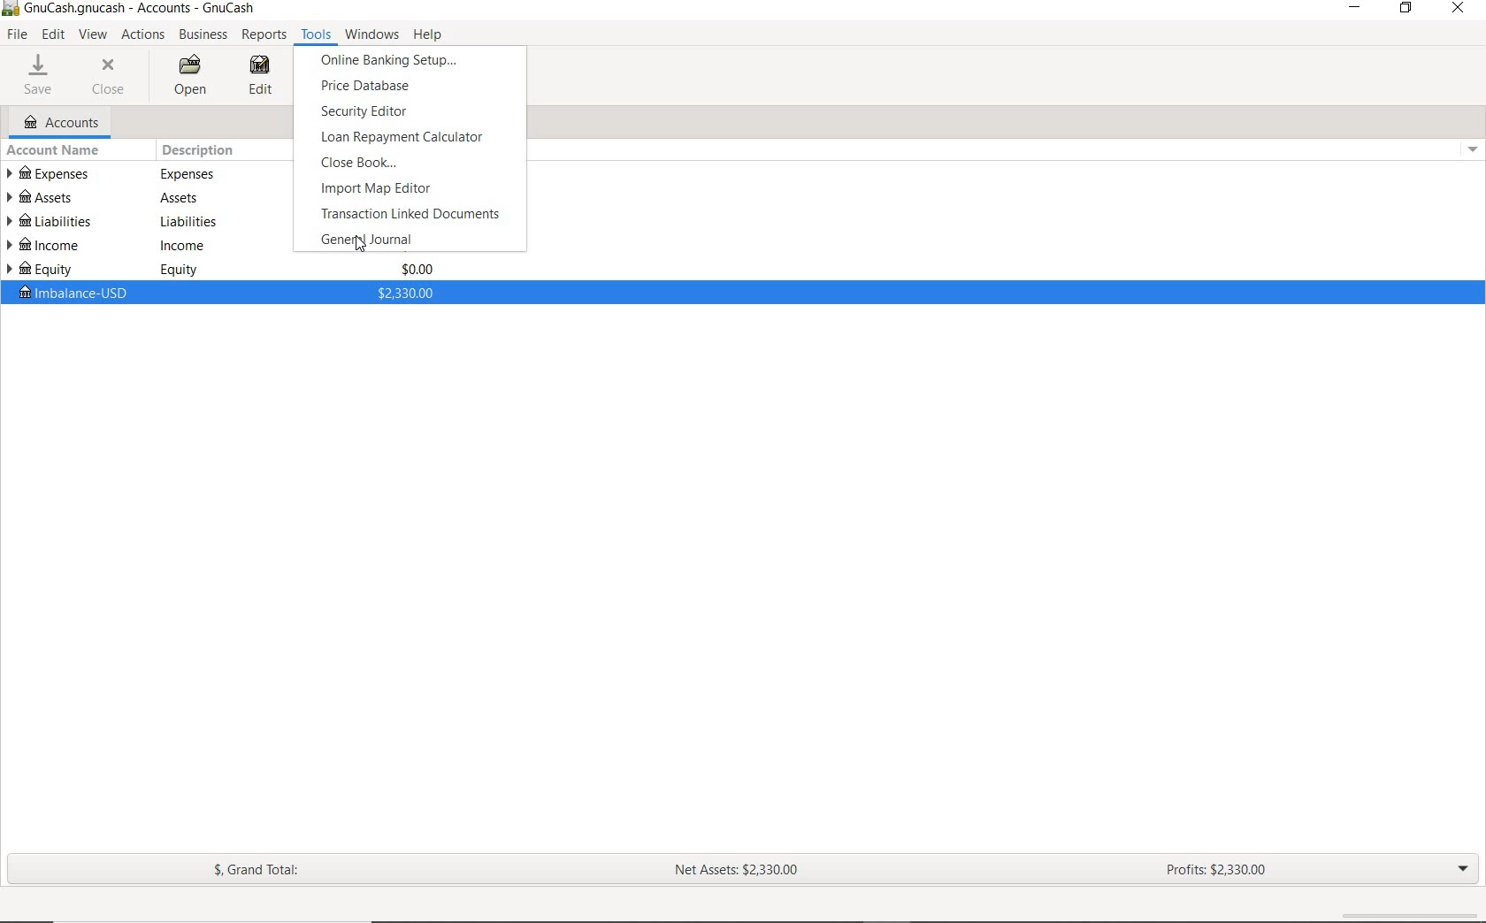  Describe the element at coordinates (1213, 870) in the screenshot. I see `PROFITS` at that location.